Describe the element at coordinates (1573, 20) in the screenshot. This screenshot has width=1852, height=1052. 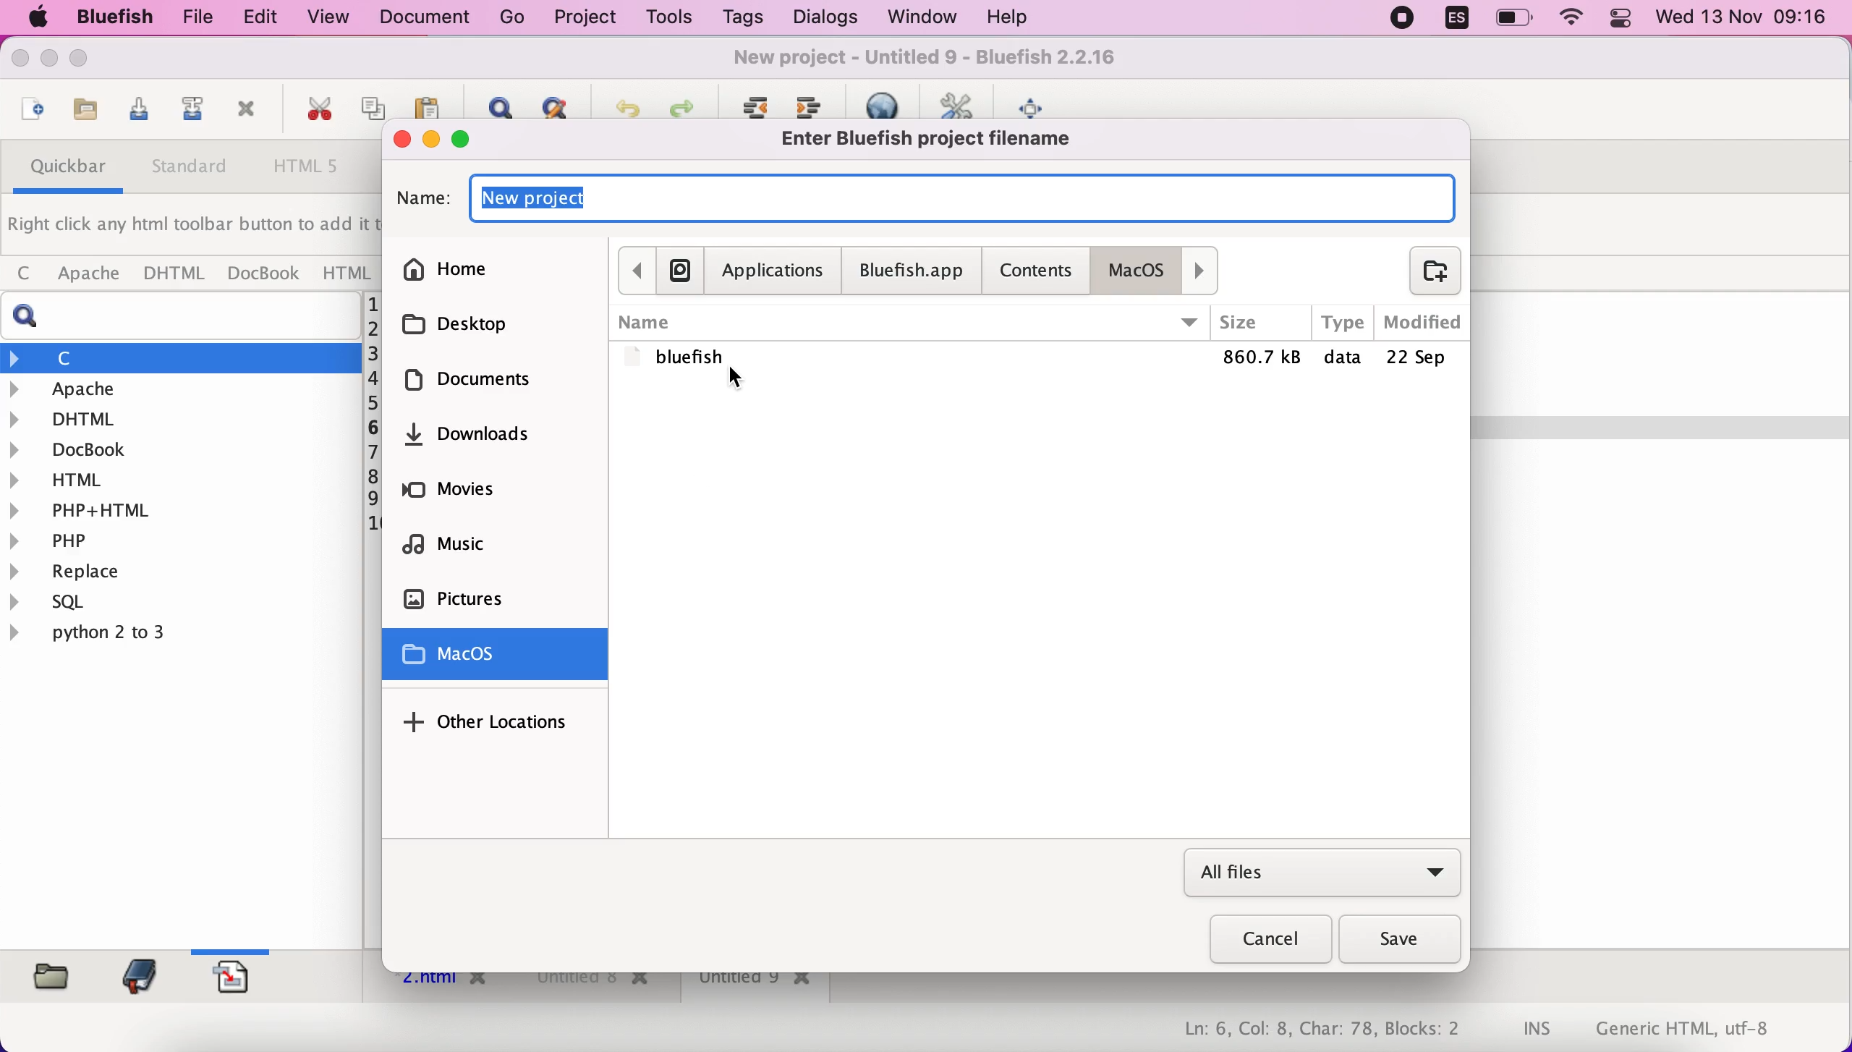
I see `wifi` at that location.